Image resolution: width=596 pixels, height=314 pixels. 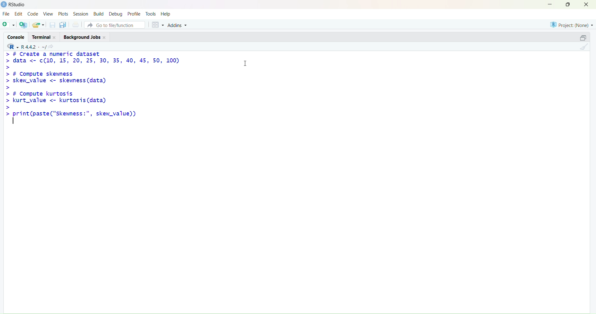 I want to click on Plots, so click(x=63, y=14).